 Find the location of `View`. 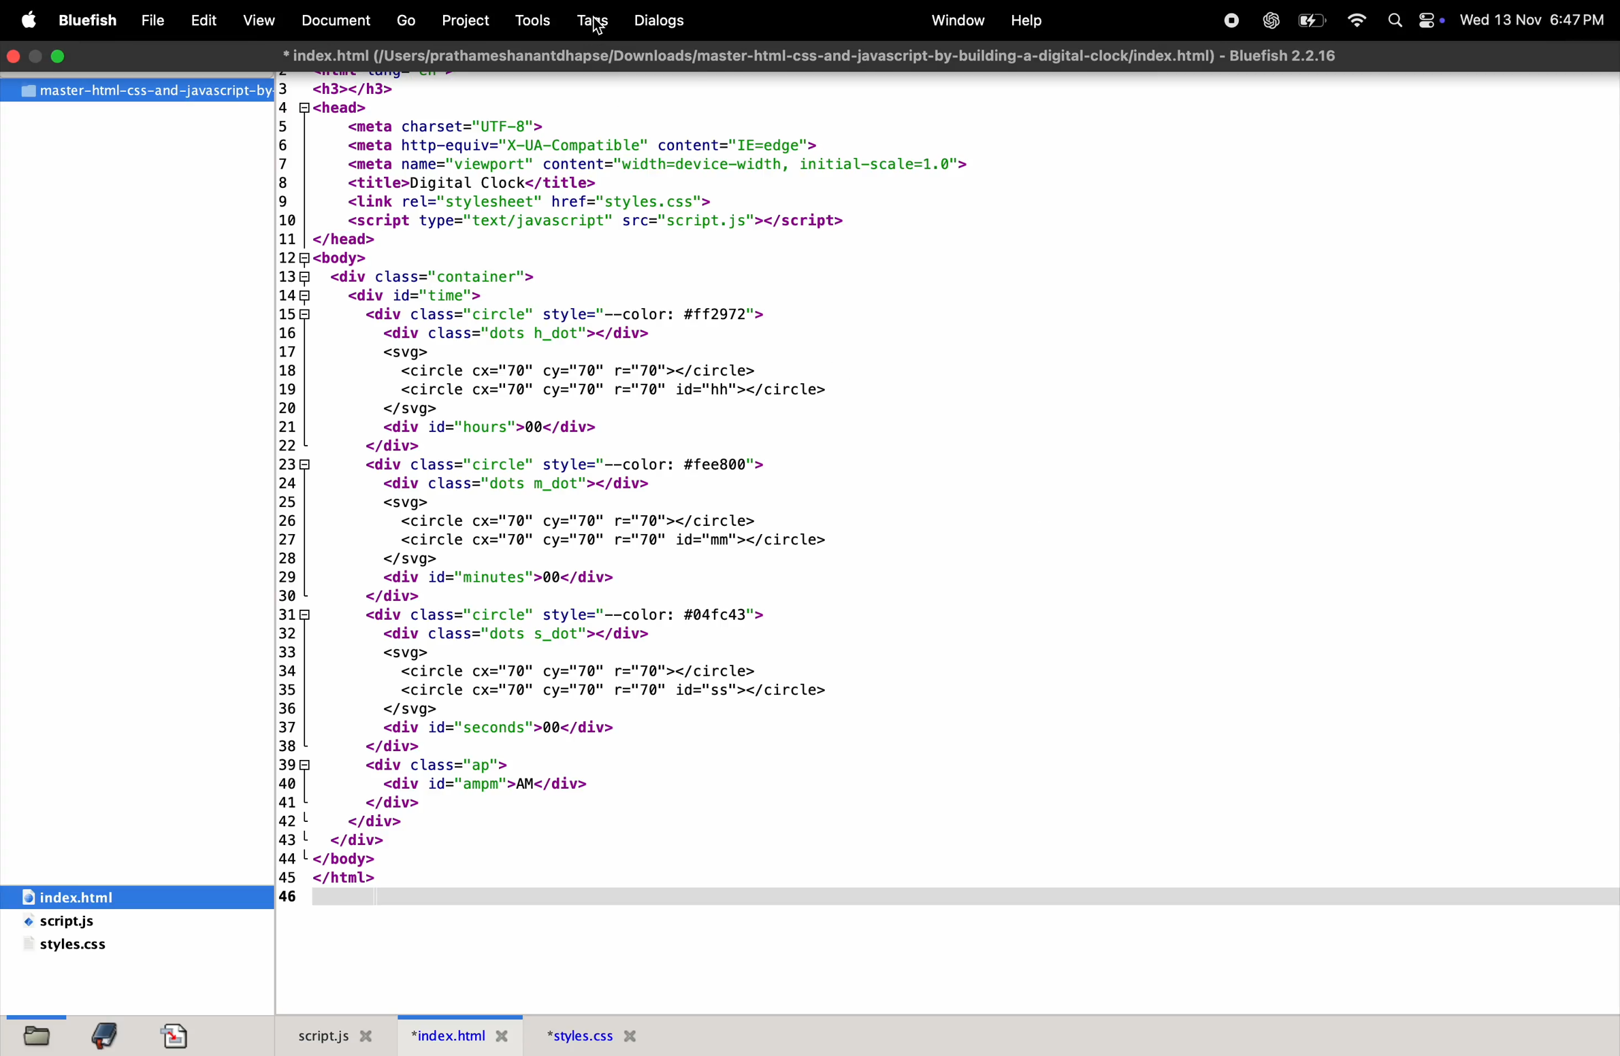

View is located at coordinates (259, 20).